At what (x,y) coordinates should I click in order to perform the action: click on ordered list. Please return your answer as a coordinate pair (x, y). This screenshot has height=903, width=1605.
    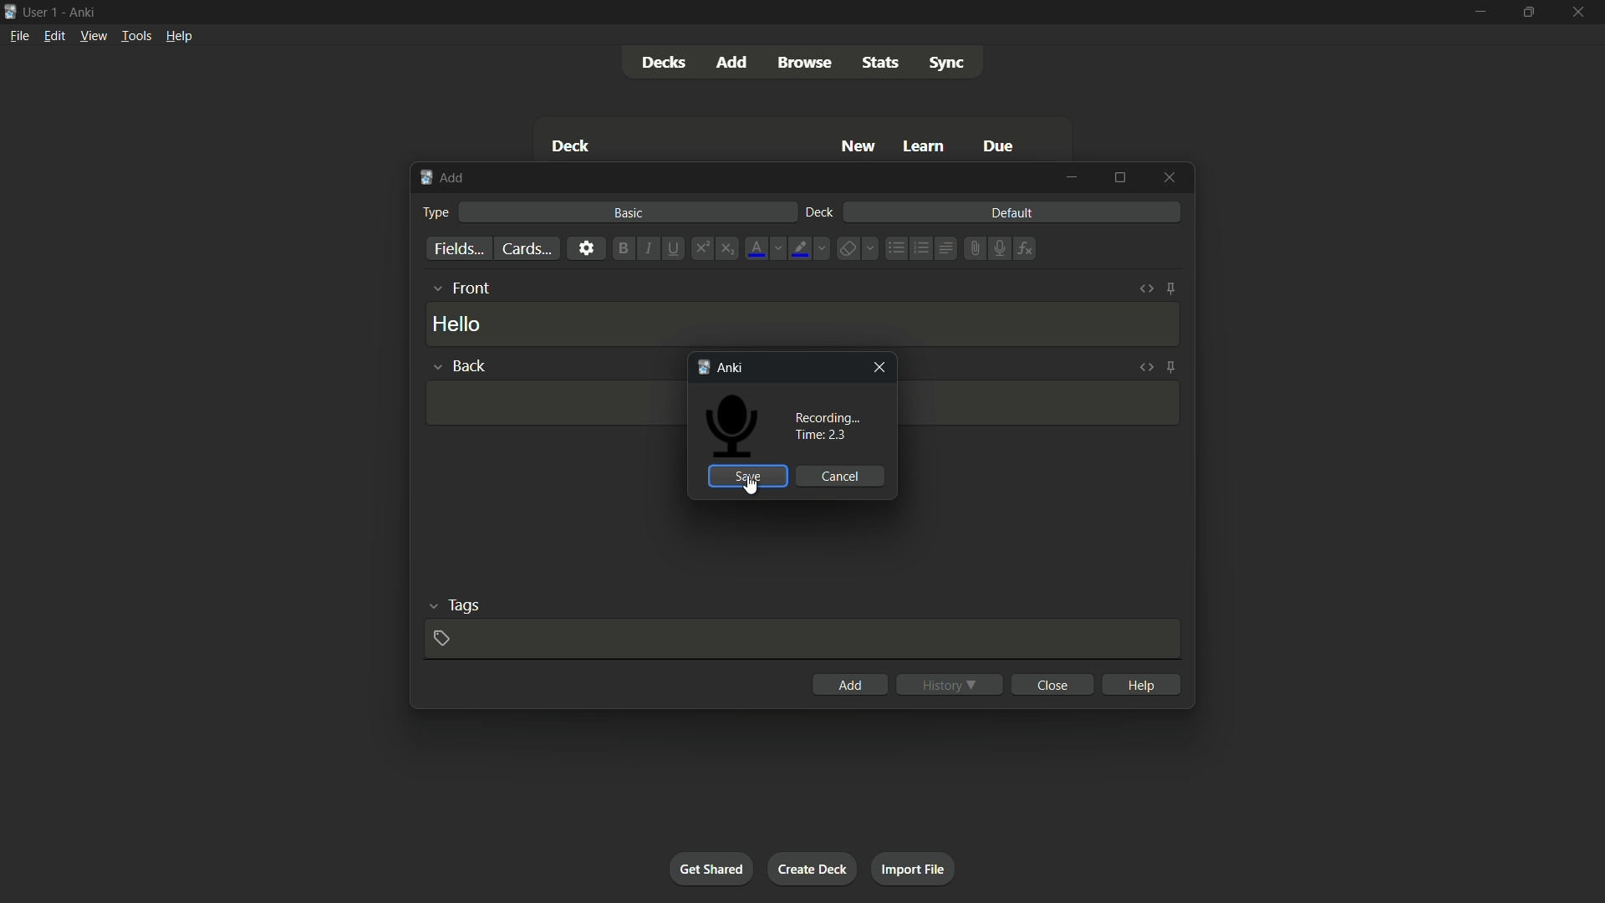
    Looking at the image, I should click on (922, 247).